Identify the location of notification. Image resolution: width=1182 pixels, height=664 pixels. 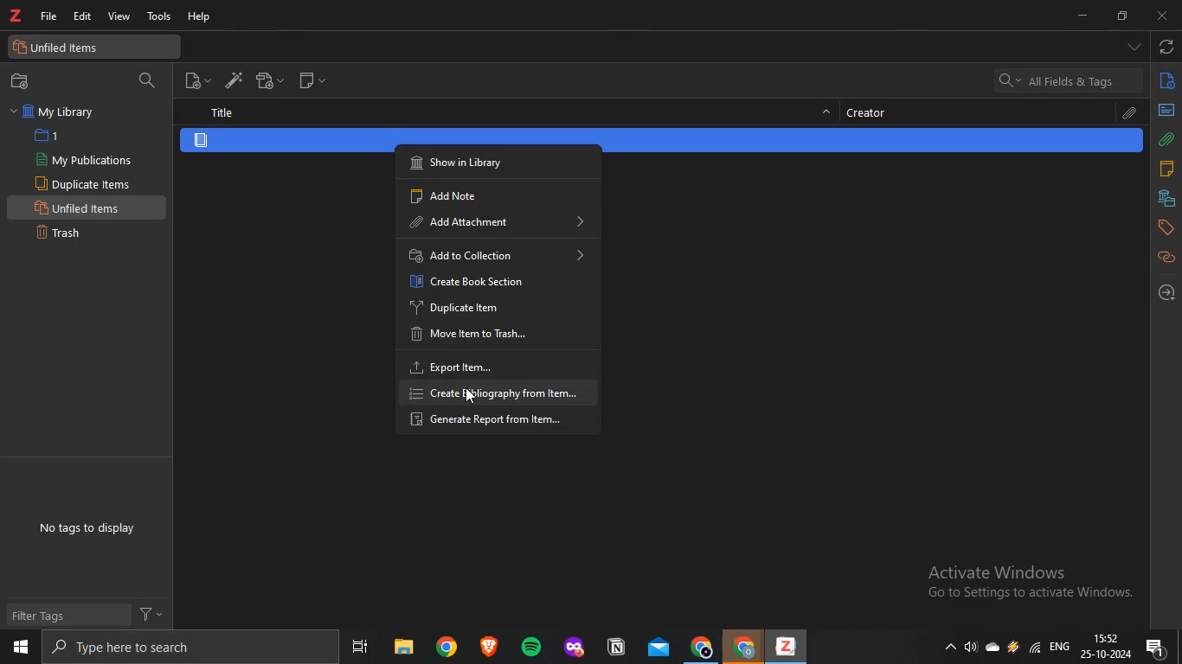
(1157, 647).